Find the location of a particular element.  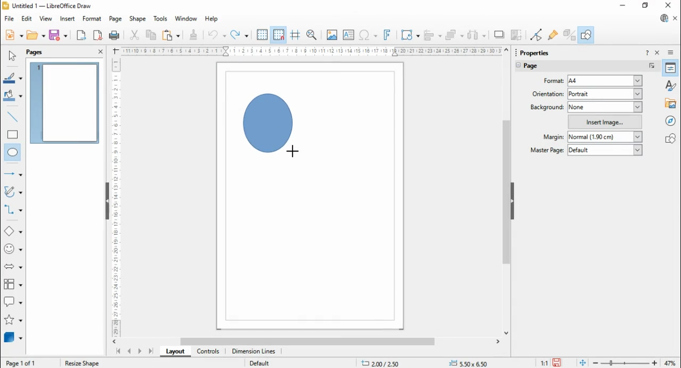

Hide is located at coordinates (107, 202).